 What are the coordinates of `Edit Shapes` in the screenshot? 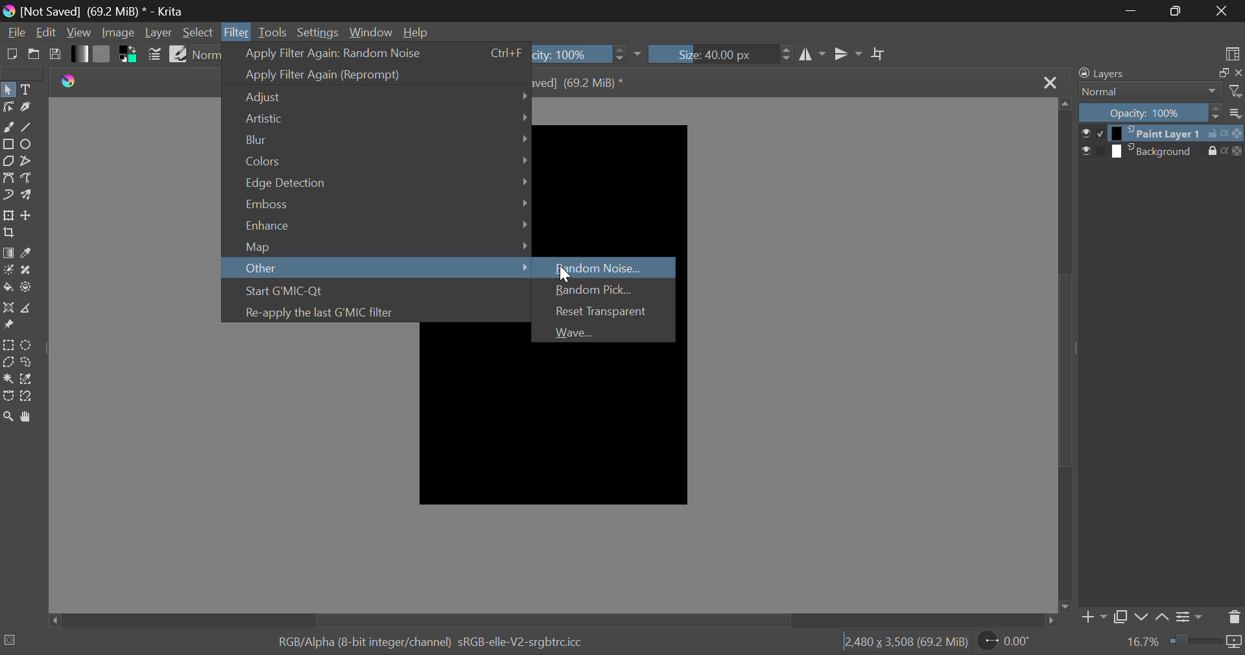 It's located at (8, 110).